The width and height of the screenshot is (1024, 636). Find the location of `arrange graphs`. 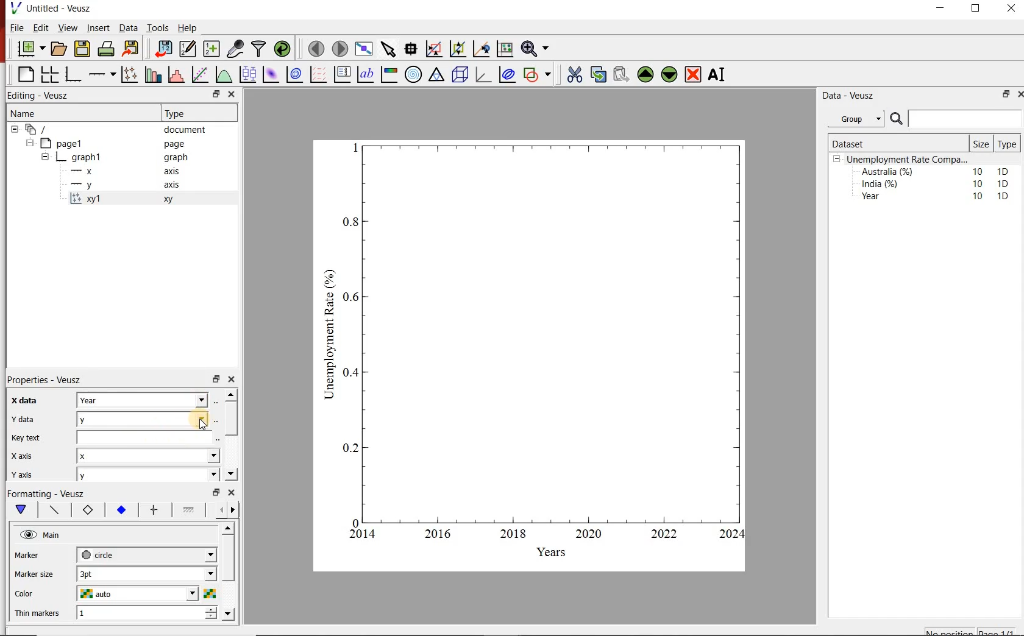

arrange graphs is located at coordinates (49, 74).